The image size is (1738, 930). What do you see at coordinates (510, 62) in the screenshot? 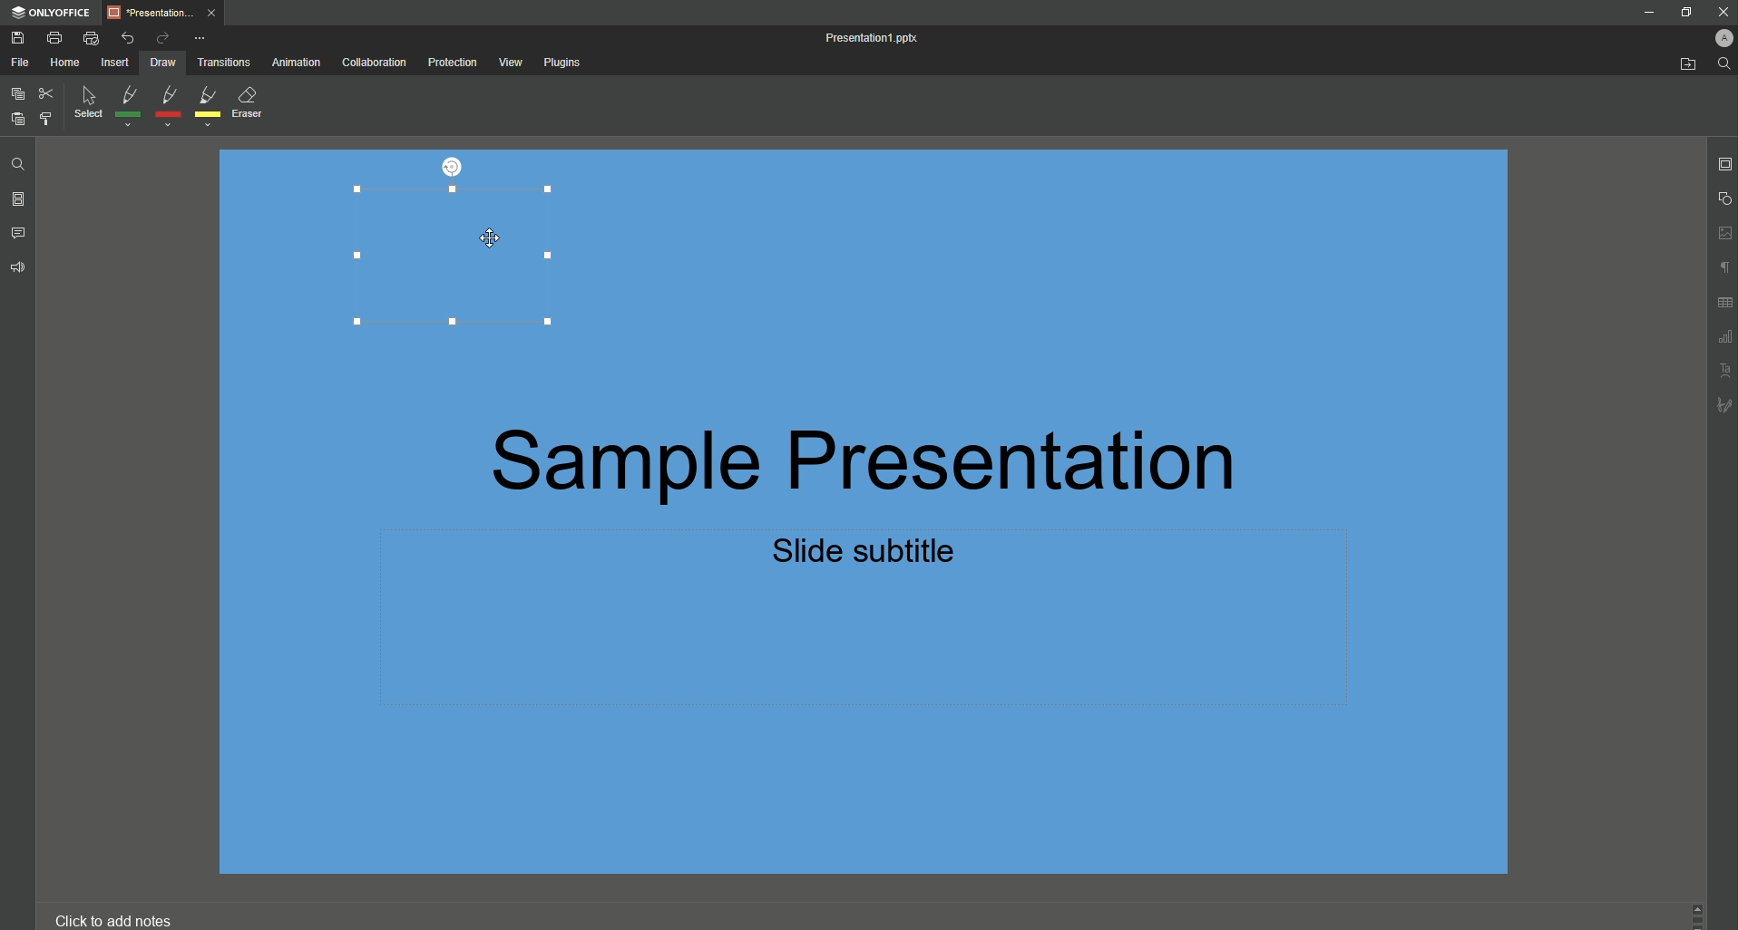
I see `View` at bounding box center [510, 62].